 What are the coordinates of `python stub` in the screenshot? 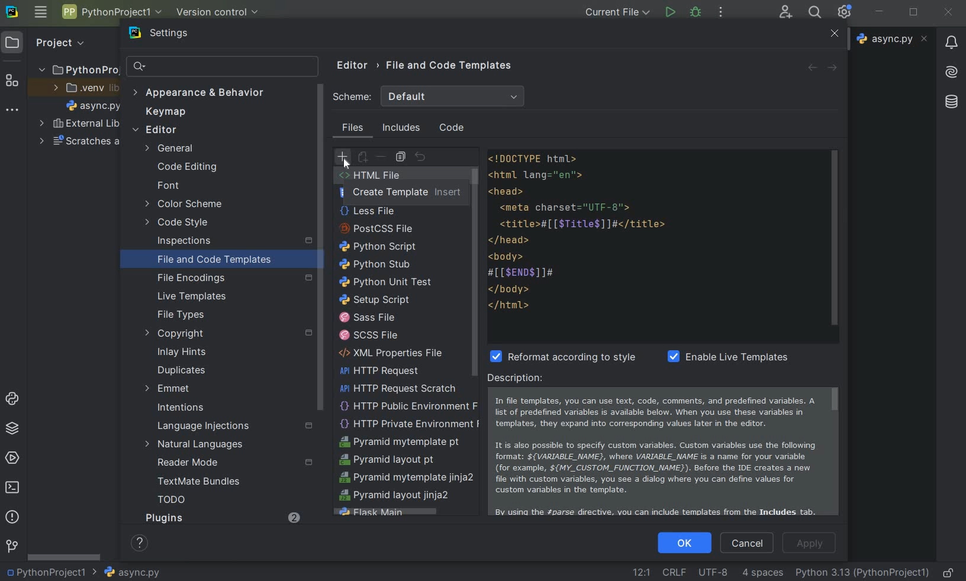 It's located at (376, 264).